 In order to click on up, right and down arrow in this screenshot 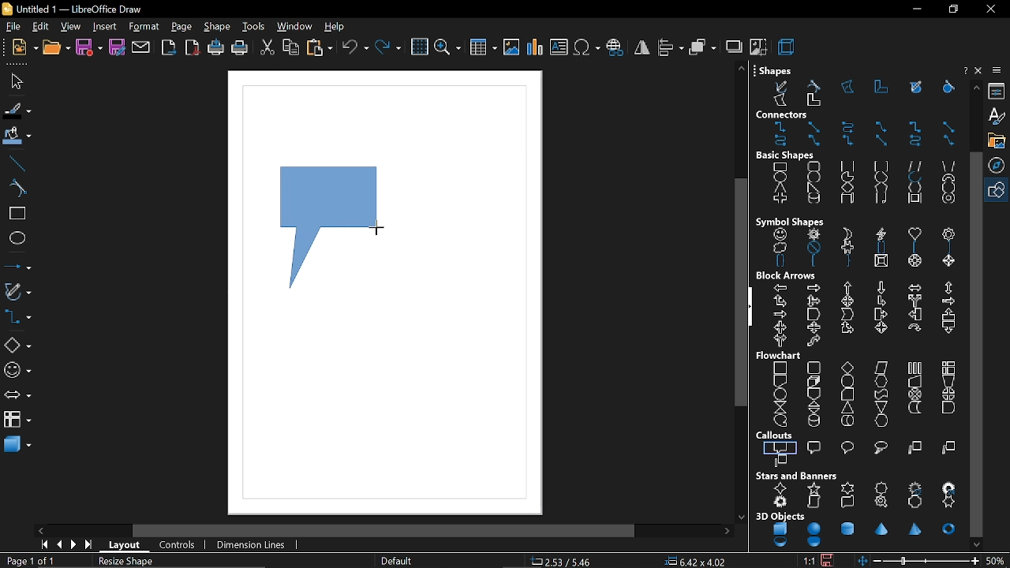, I will do `click(813, 301)`.